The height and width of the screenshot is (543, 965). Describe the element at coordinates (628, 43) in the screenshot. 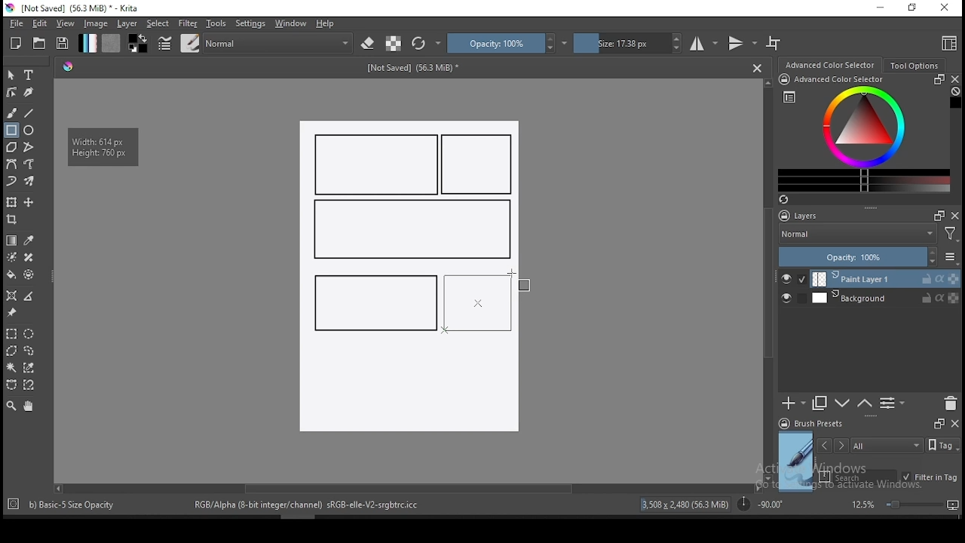

I see `size` at that location.